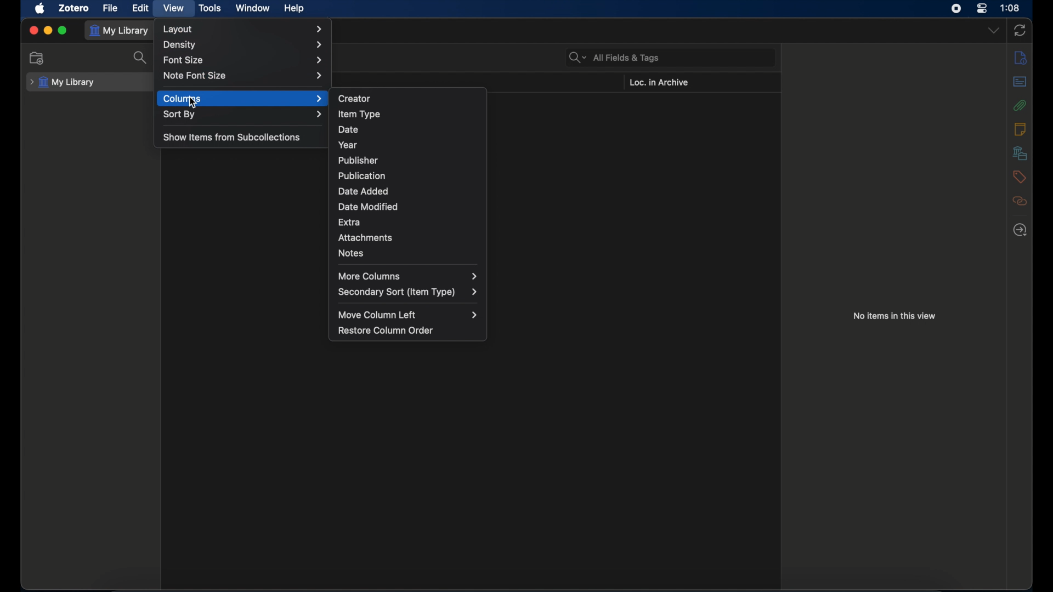 This screenshot has width=1053, height=592. I want to click on new collection, so click(37, 58).